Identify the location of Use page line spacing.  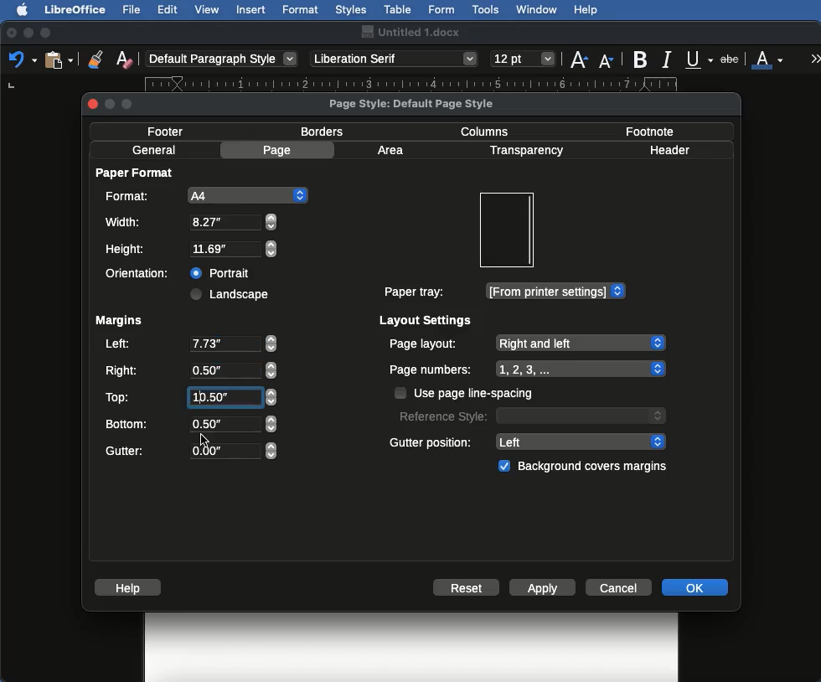
(466, 393).